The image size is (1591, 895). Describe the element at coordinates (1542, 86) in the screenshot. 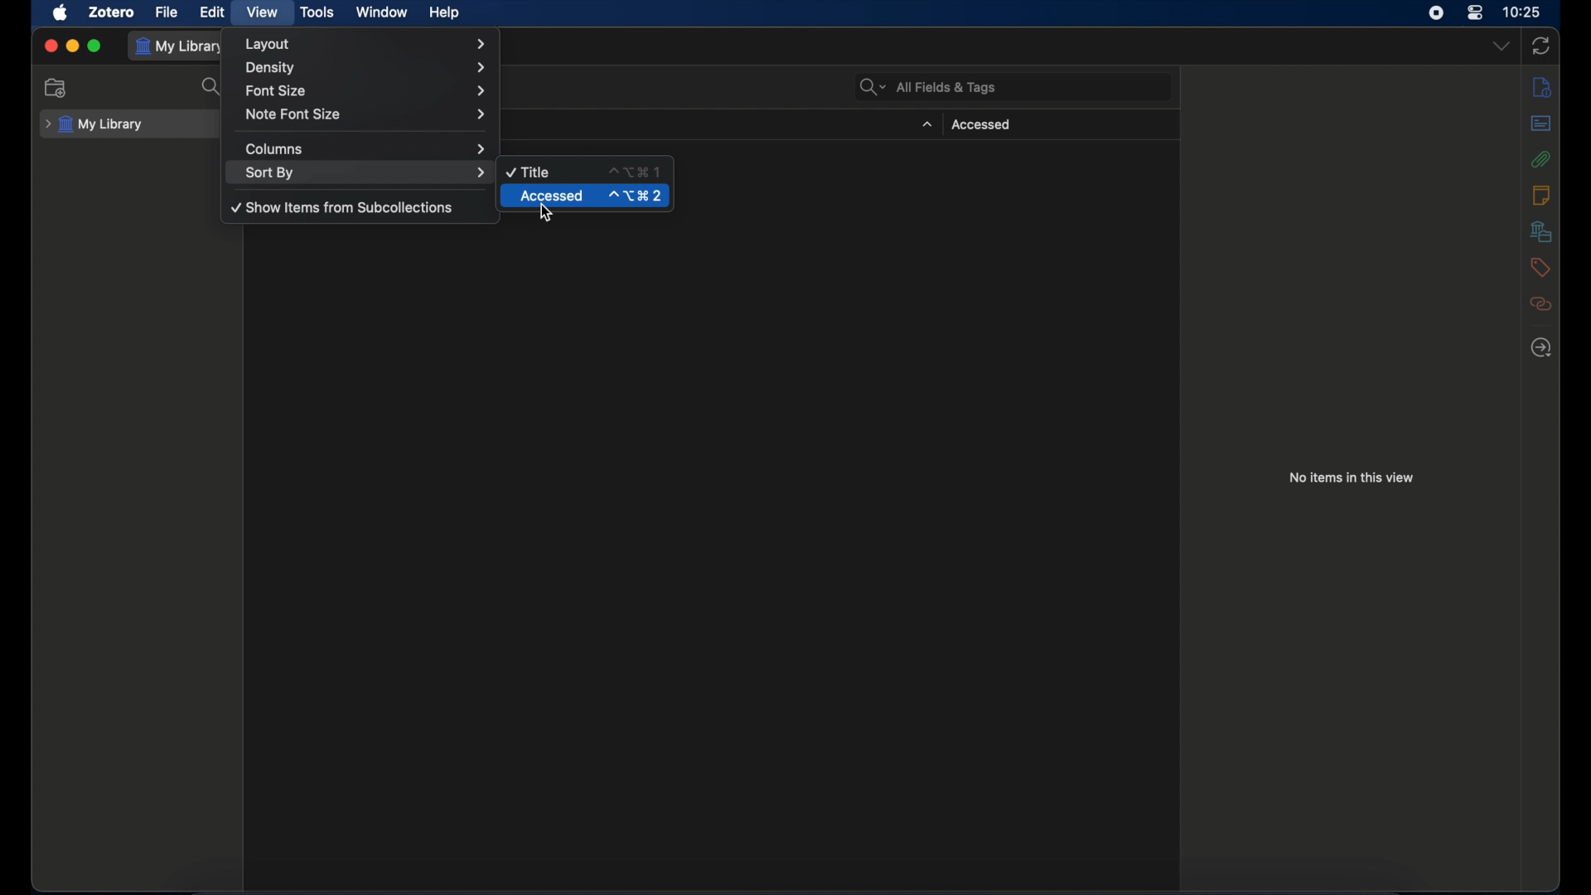

I see `notes` at that location.